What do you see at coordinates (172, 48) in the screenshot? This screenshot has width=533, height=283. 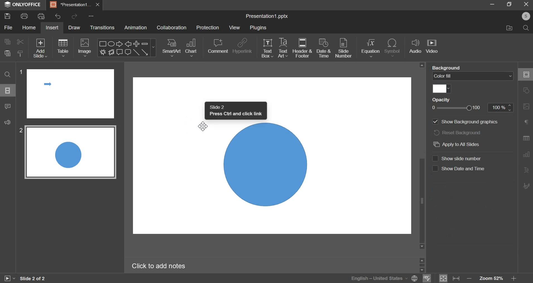 I see `smartart` at bounding box center [172, 48].